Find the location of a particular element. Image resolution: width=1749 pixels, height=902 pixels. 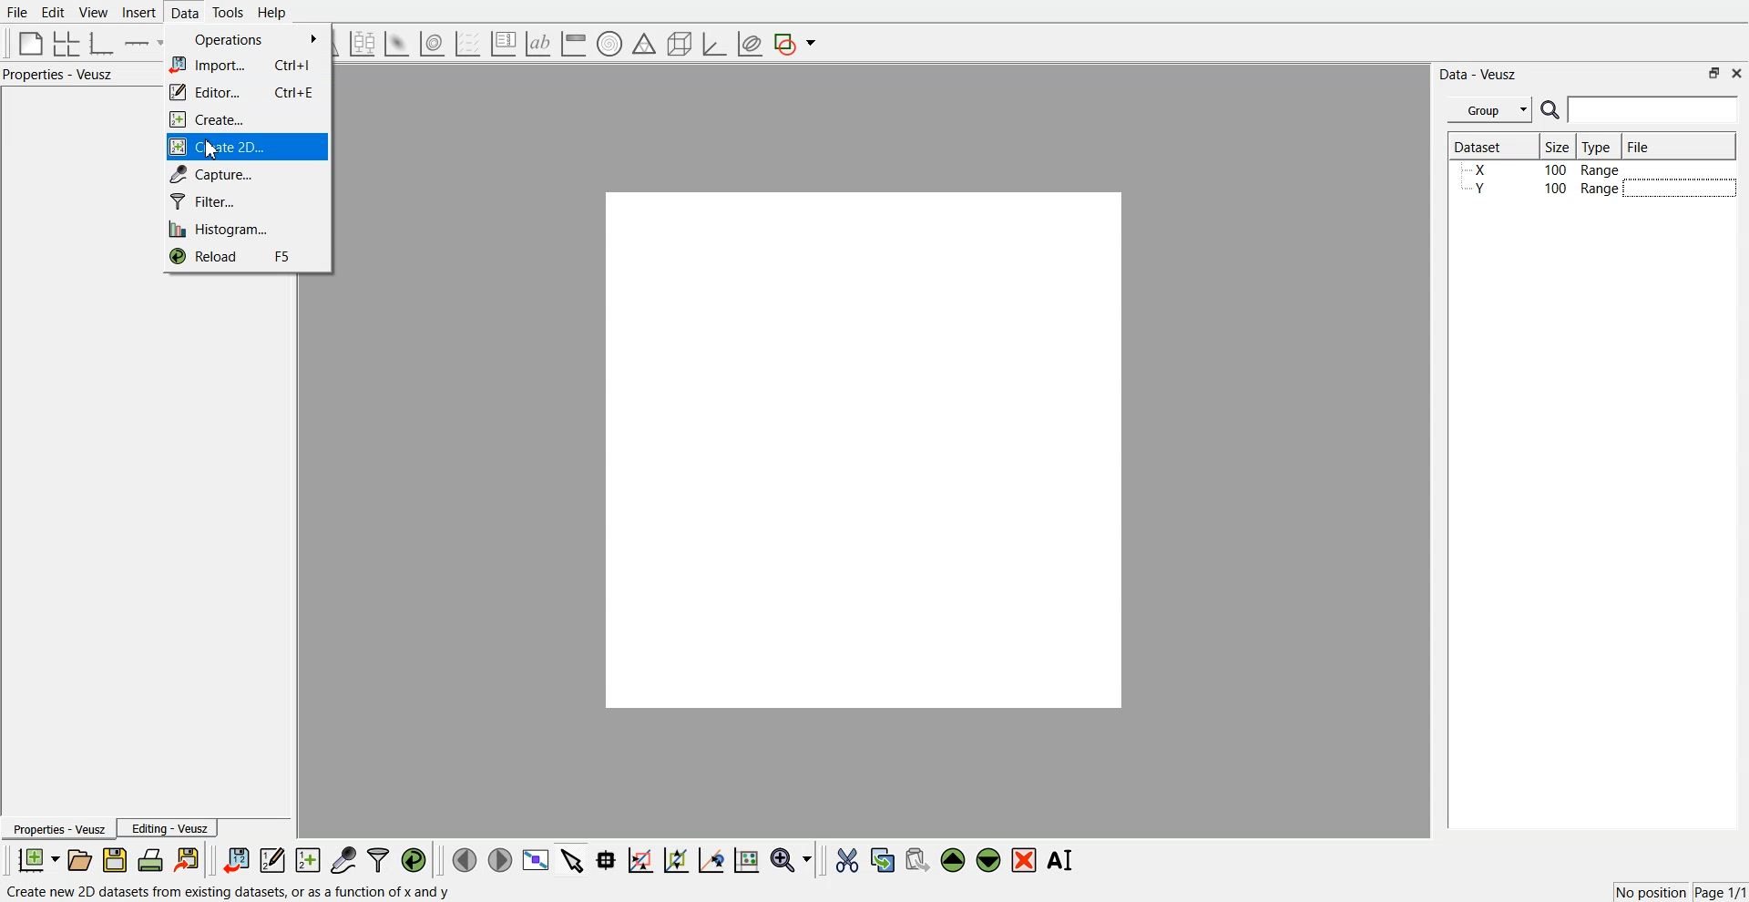

Tools is located at coordinates (229, 13).